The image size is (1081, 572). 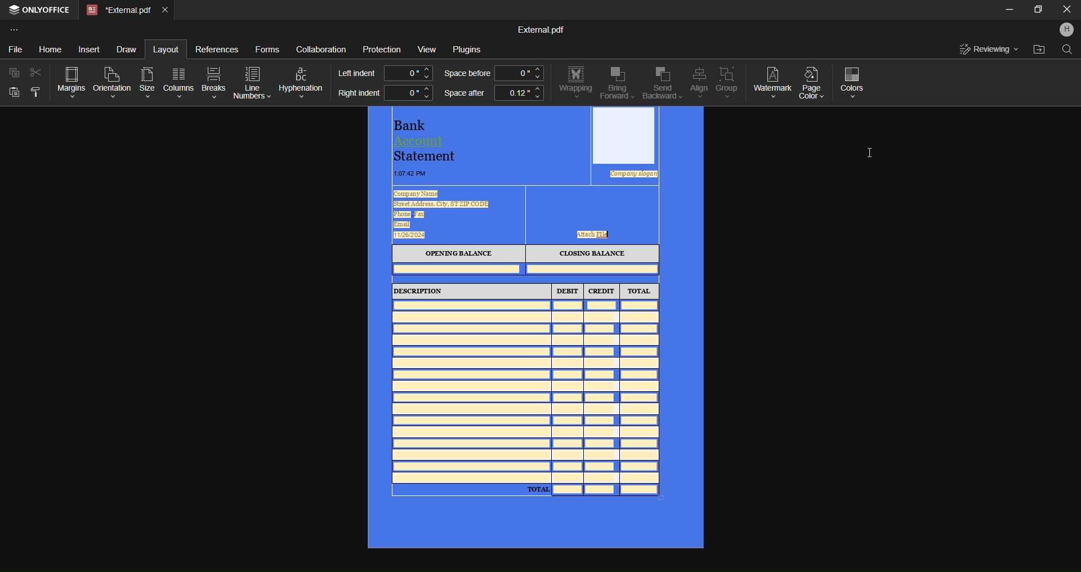 What do you see at coordinates (16, 47) in the screenshot?
I see `File` at bounding box center [16, 47].